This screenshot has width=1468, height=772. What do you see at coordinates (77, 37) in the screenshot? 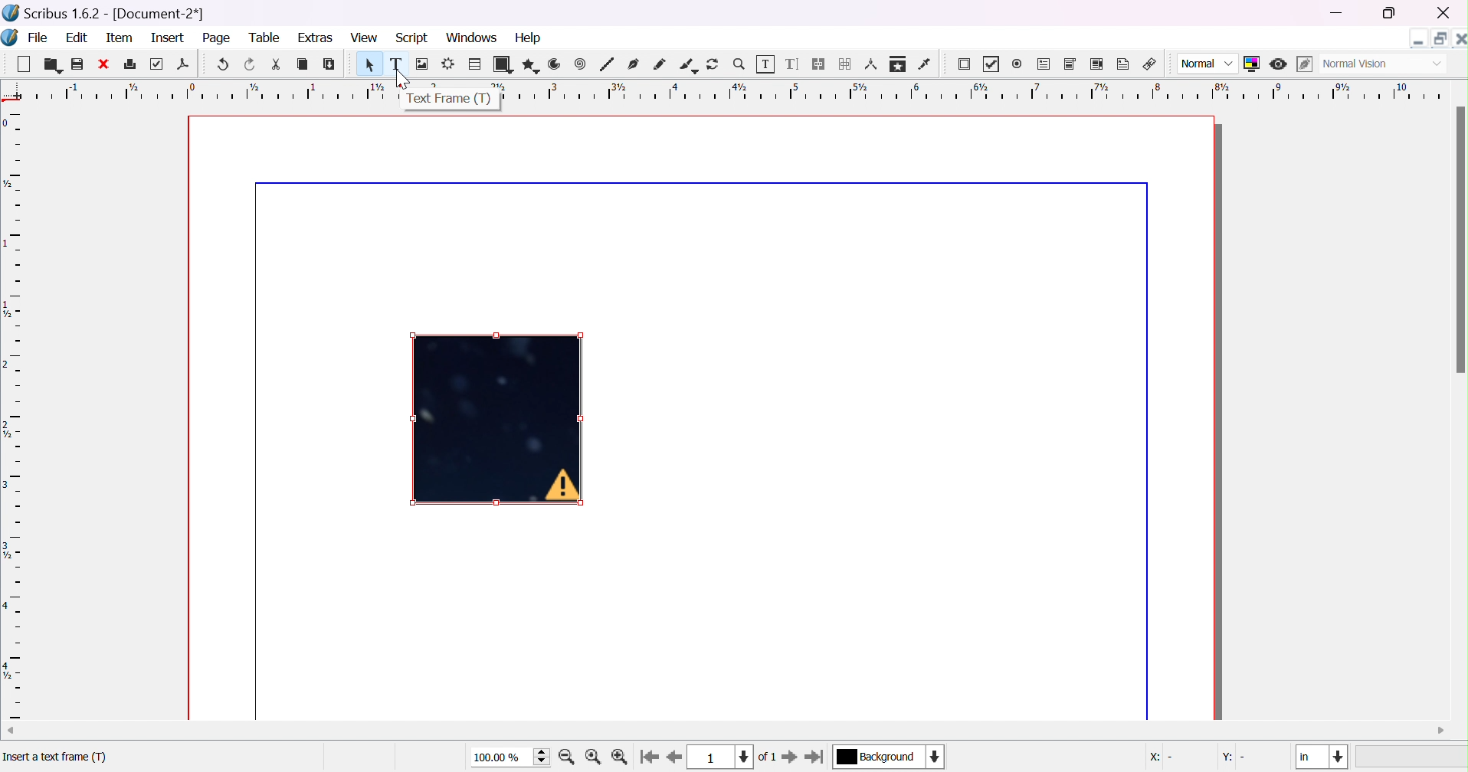
I see `edit` at bounding box center [77, 37].